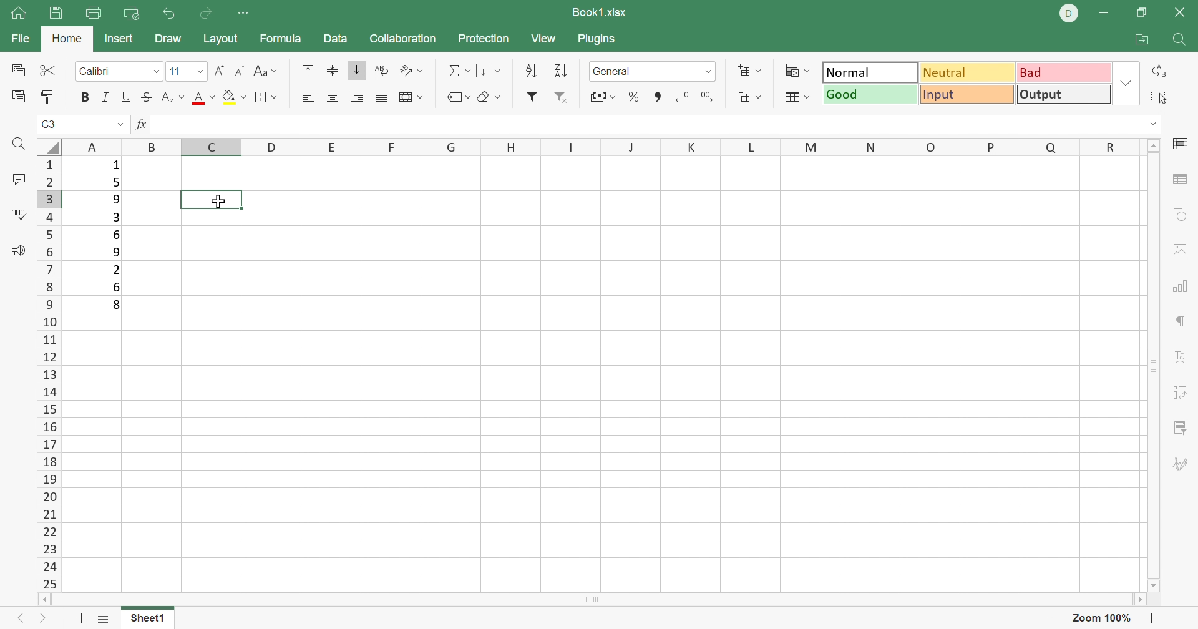 The width and height of the screenshot is (1198, 629). What do you see at coordinates (241, 71) in the screenshot?
I see `Decrement font size` at bounding box center [241, 71].